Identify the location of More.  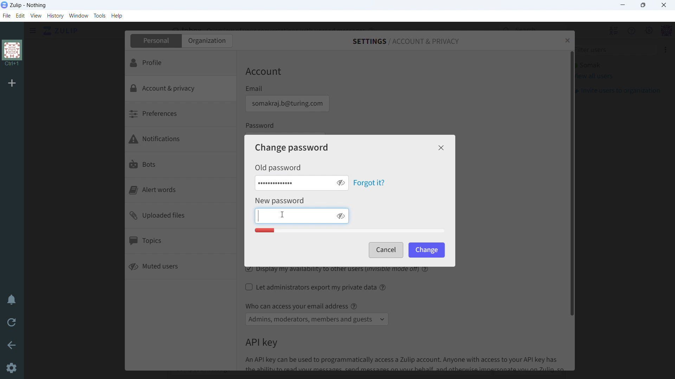
(664, 49).